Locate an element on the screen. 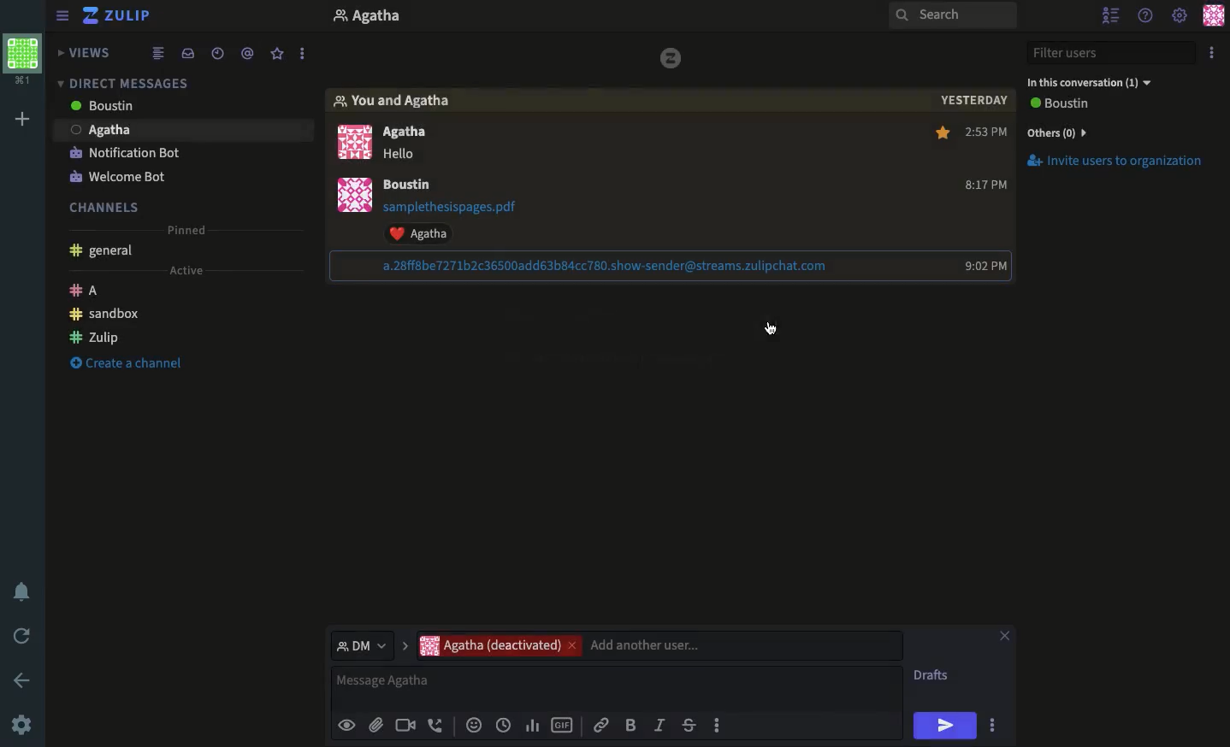 The width and height of the screenshot is (1230, 747). Inbox is located at coordinates (187, 52).